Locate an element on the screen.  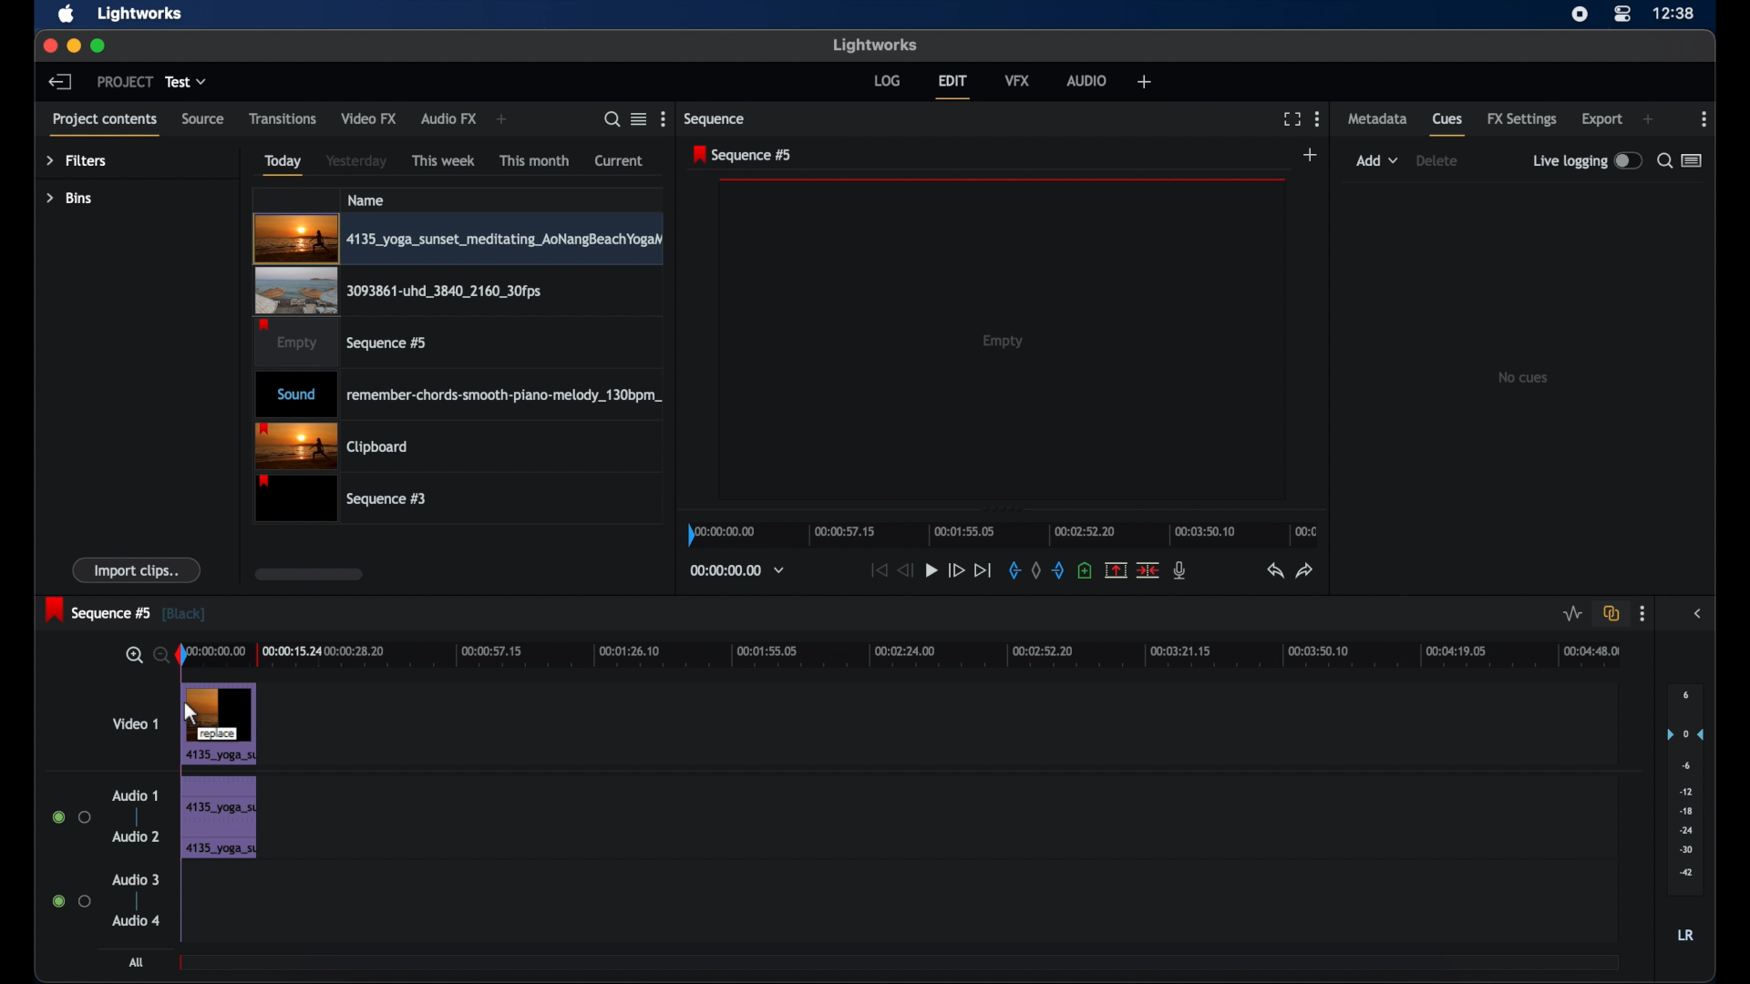
rewind is located at coordinates (906, 570).